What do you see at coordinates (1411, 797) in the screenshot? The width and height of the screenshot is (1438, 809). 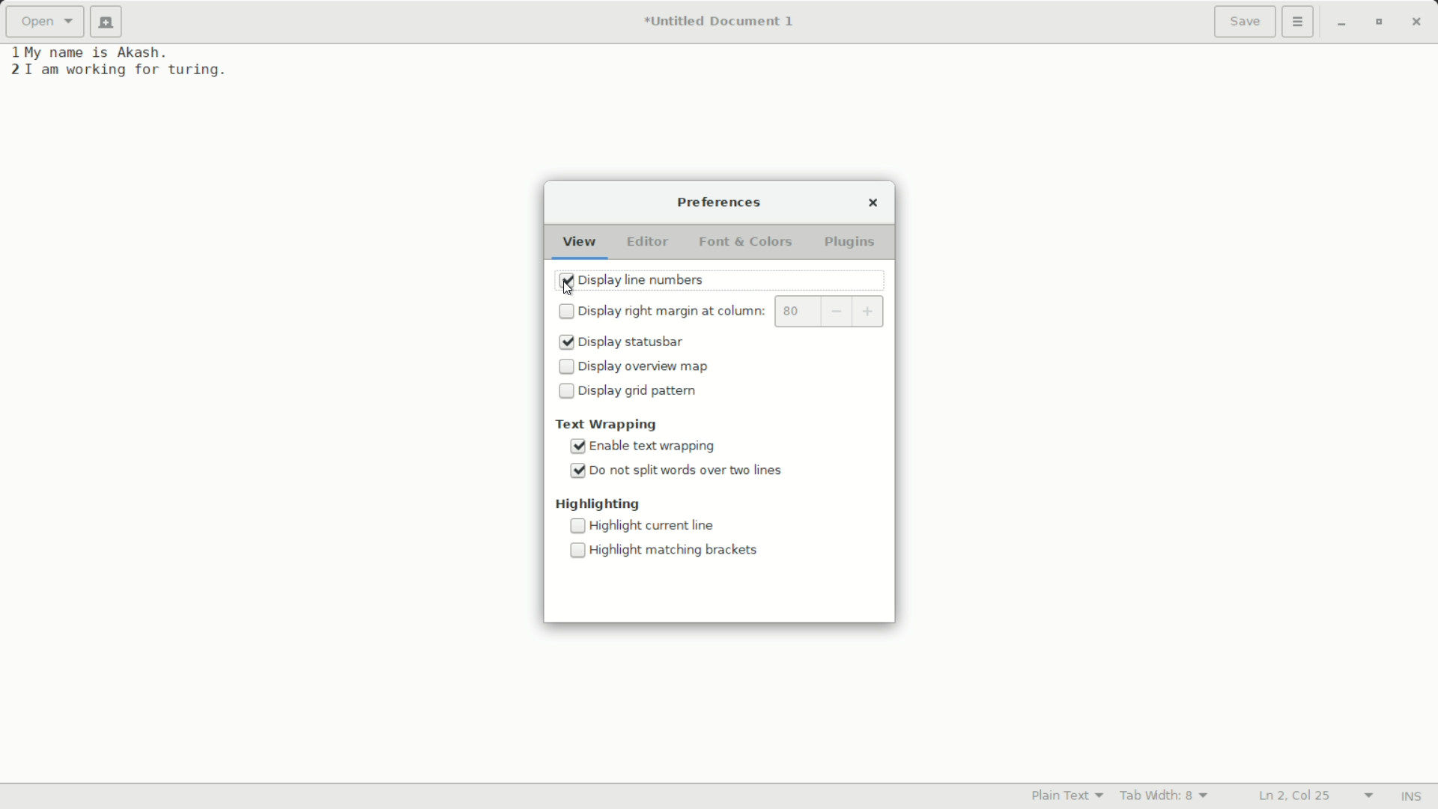 I see `ins` at bounding box center [1411, 797].